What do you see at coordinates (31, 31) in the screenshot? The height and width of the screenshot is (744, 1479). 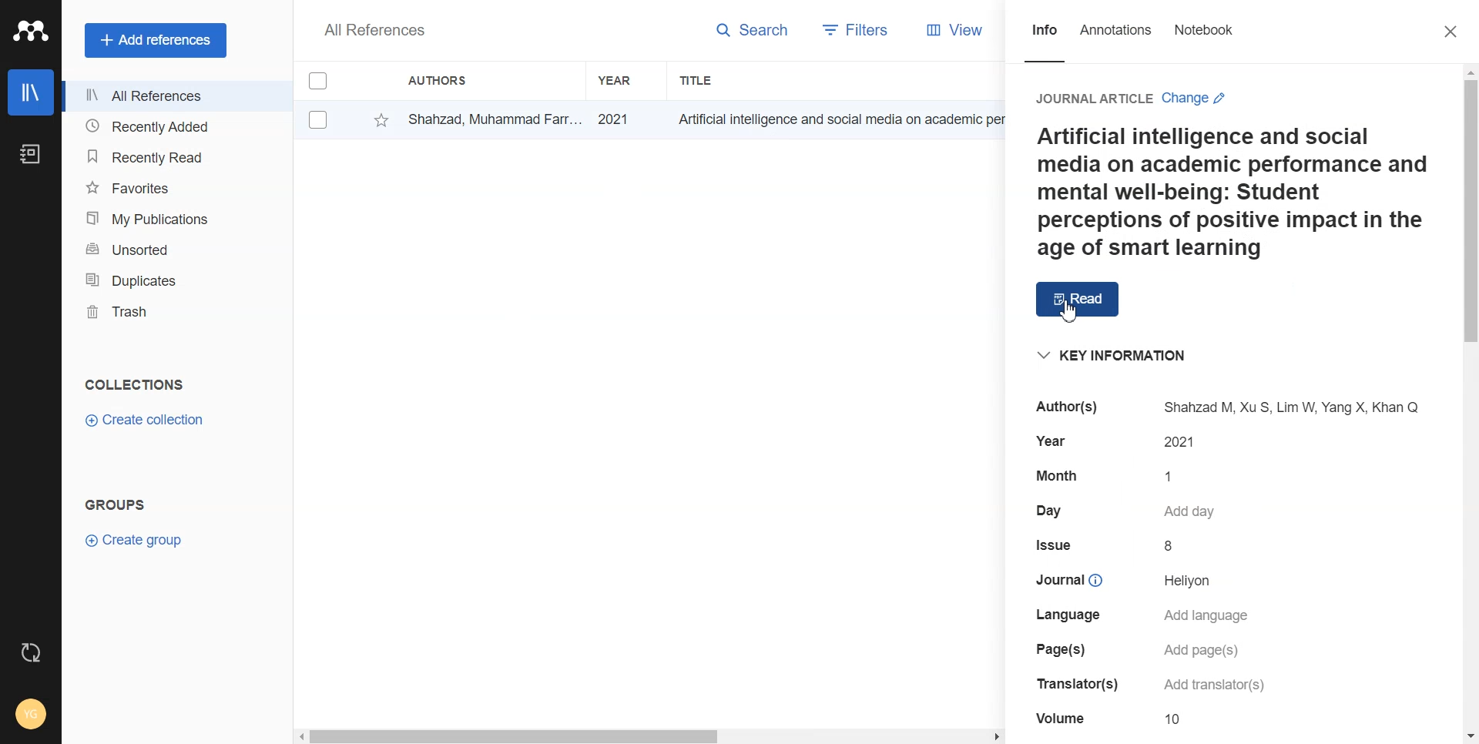 I see `Logo` at bounding box center [31, 31].